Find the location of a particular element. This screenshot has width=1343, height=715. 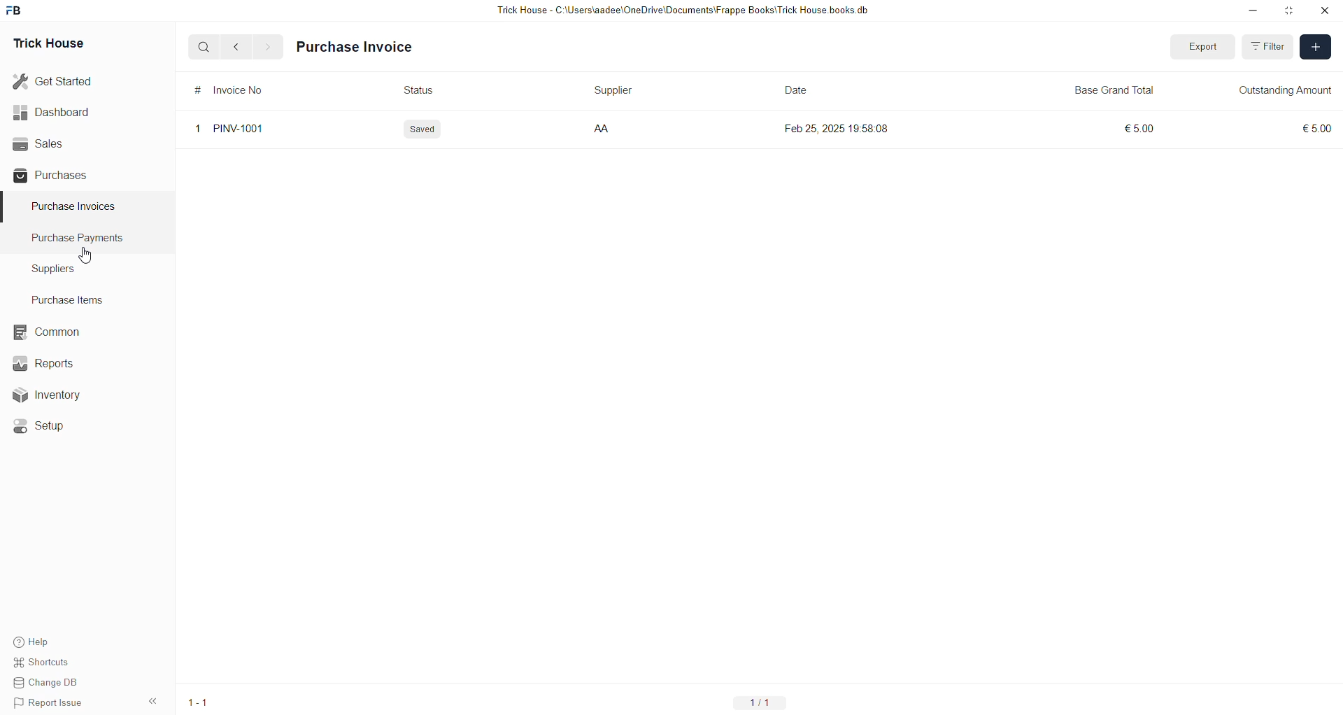

back is located at coordinates (237, 46).